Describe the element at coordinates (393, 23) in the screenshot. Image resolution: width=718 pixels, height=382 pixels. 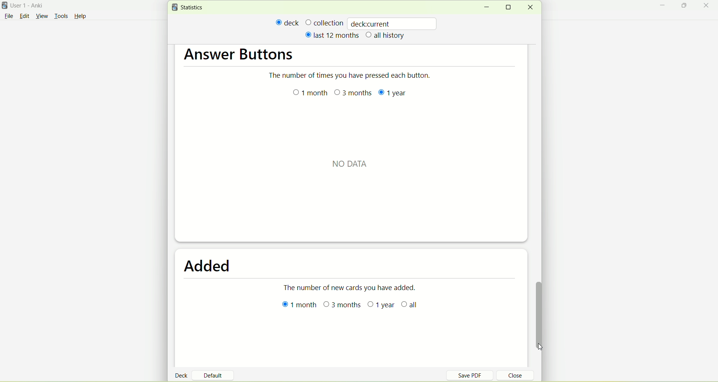
I see `deckcurrent` at that location.